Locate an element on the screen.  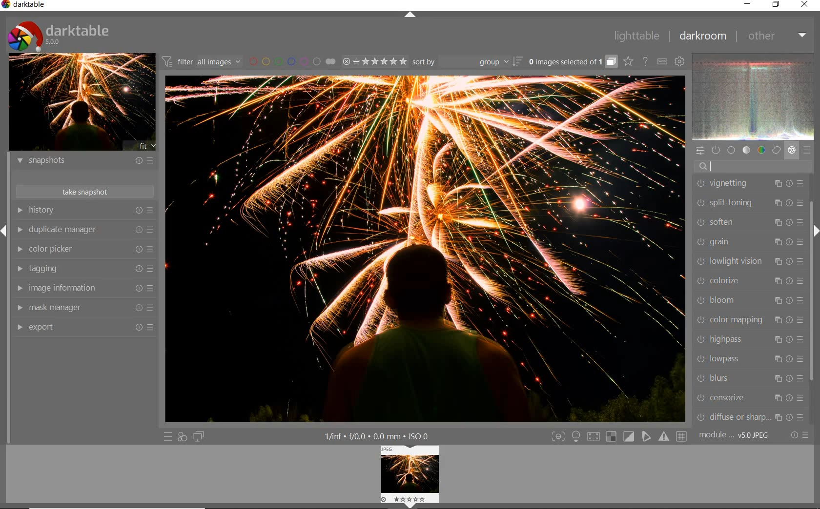
enable online help is located at coordinates (647, 62).